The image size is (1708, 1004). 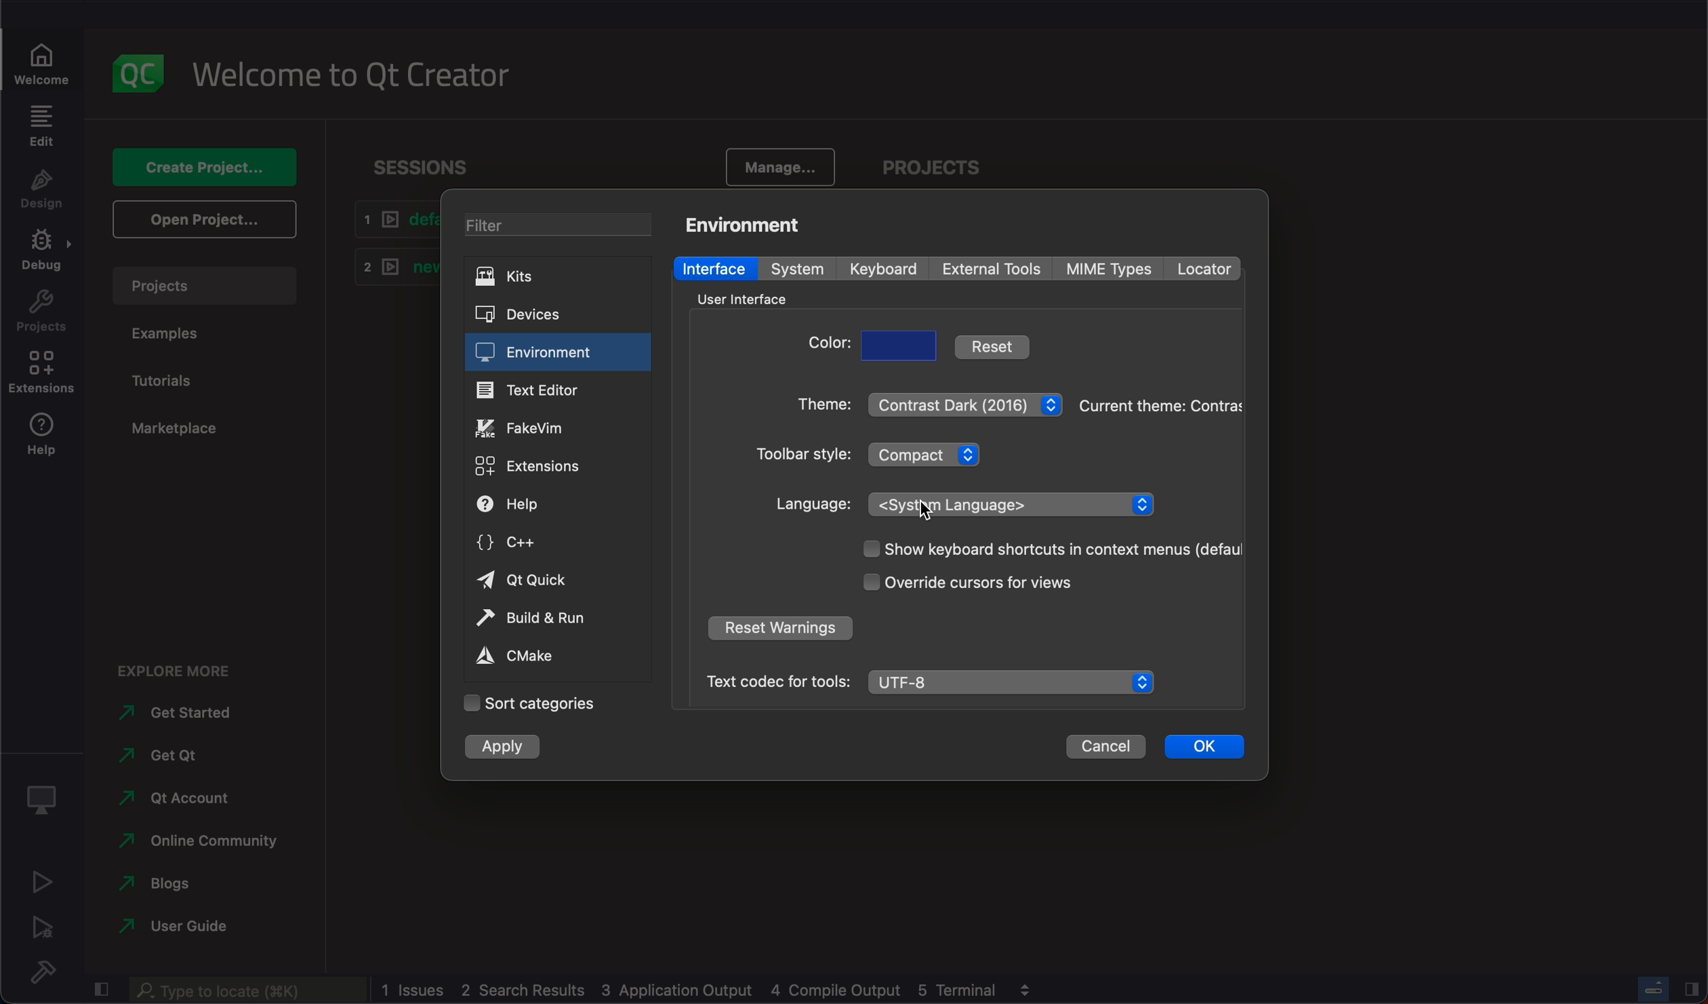 I want to click on text editor, so click(x=555, y=391).